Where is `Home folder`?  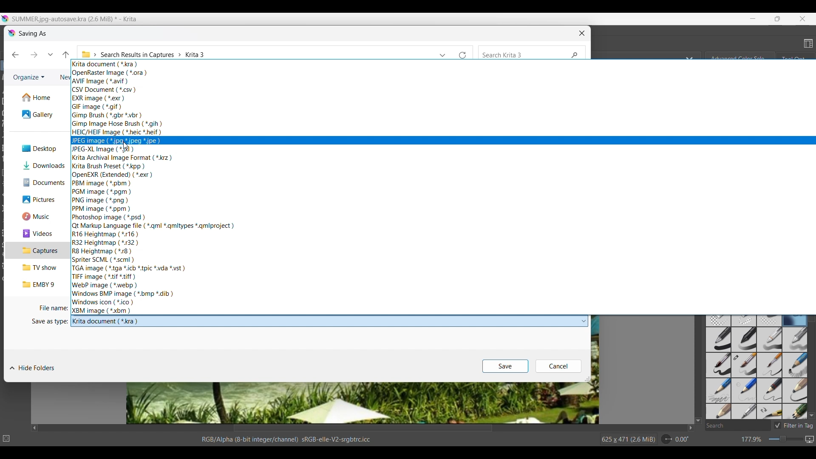 Home folder is located at coordinates (37, 98).